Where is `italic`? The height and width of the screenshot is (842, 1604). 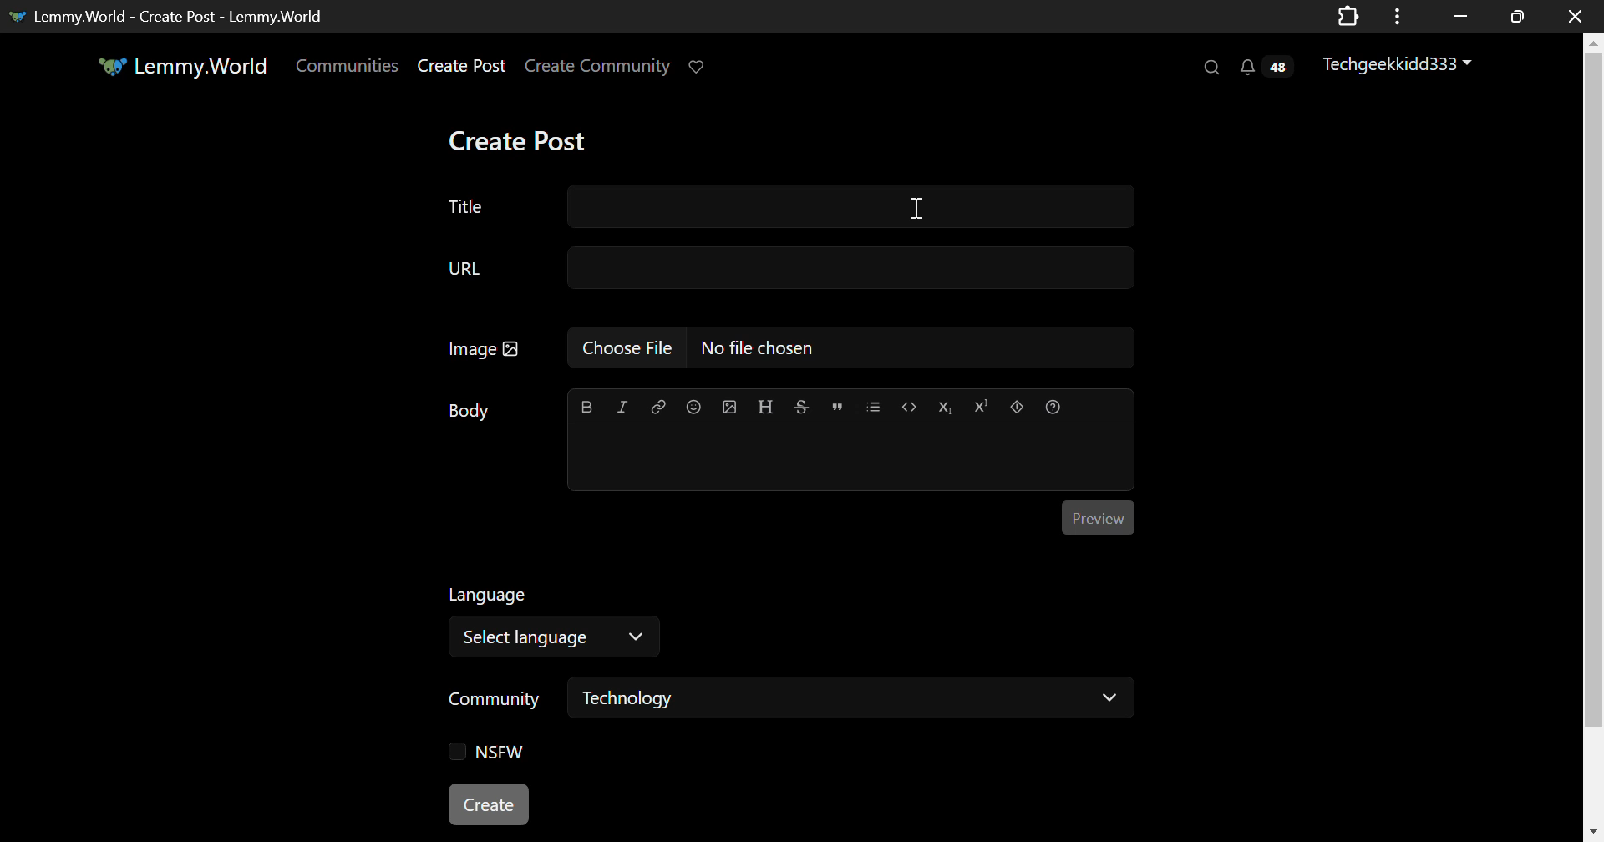 italic is located at coordinates (622, 407).